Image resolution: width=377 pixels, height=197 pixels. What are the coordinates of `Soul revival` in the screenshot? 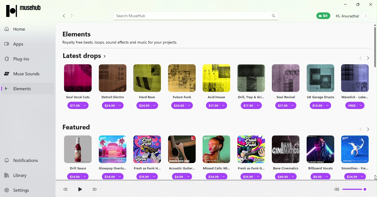 It's located at (286, 88).